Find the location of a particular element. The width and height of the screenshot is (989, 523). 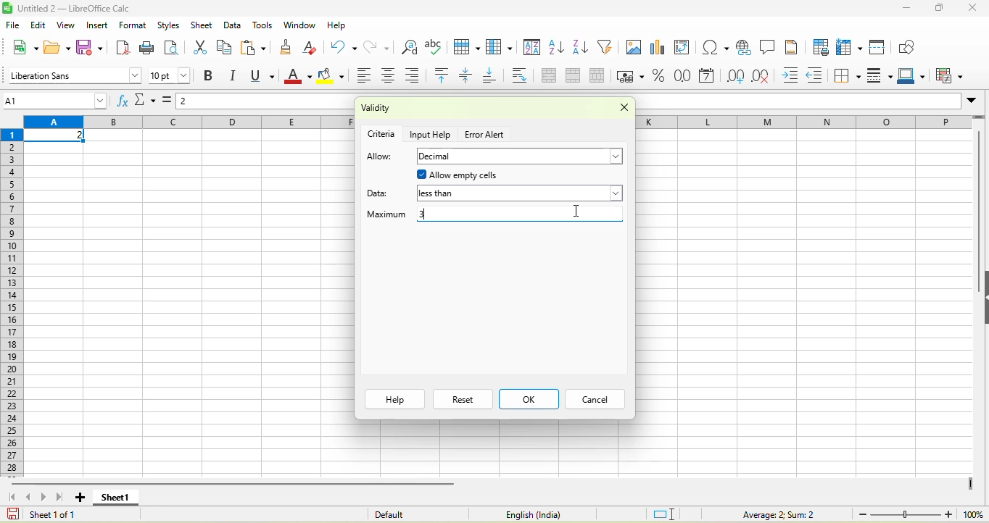

zoom is located at coordinates (906, 514).